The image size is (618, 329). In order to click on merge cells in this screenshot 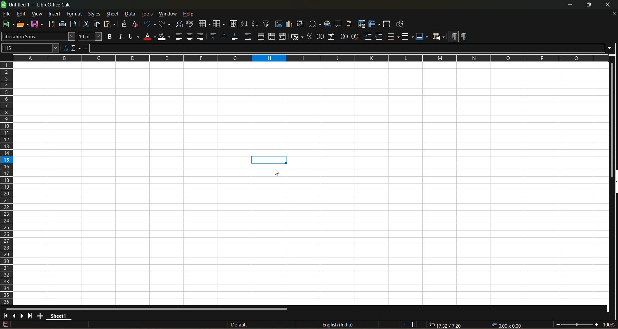, I will do `click(272, 37)`.